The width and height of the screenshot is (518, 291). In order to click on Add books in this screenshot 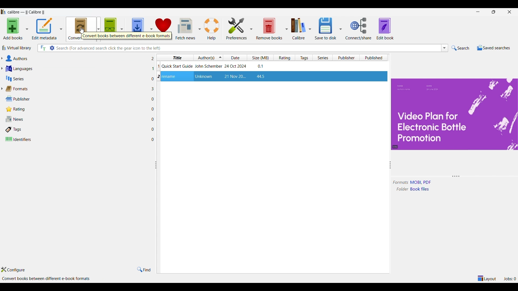, I will do `click(13, 29)`.